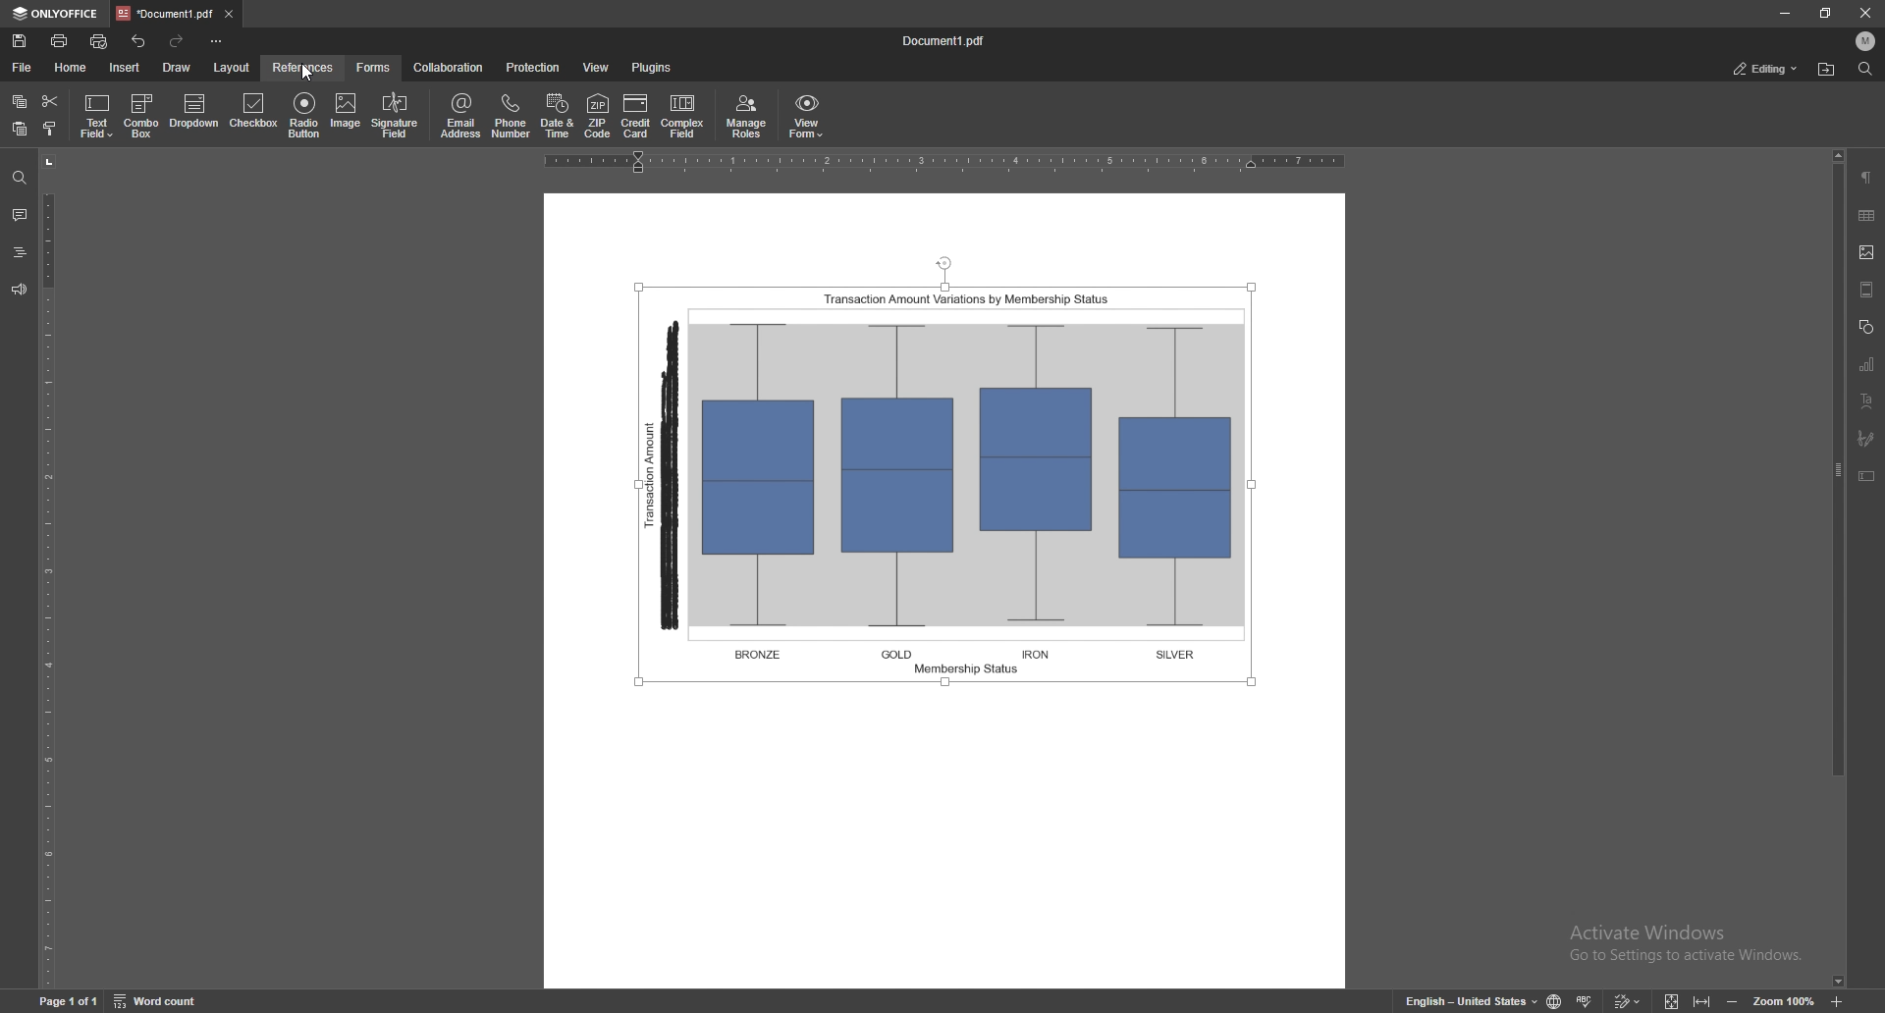  I want to click on signature, so click(1868, 439).